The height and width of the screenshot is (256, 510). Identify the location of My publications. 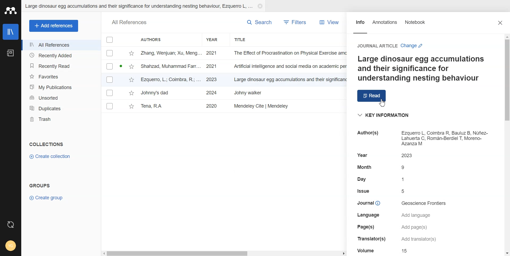
(60, 86).